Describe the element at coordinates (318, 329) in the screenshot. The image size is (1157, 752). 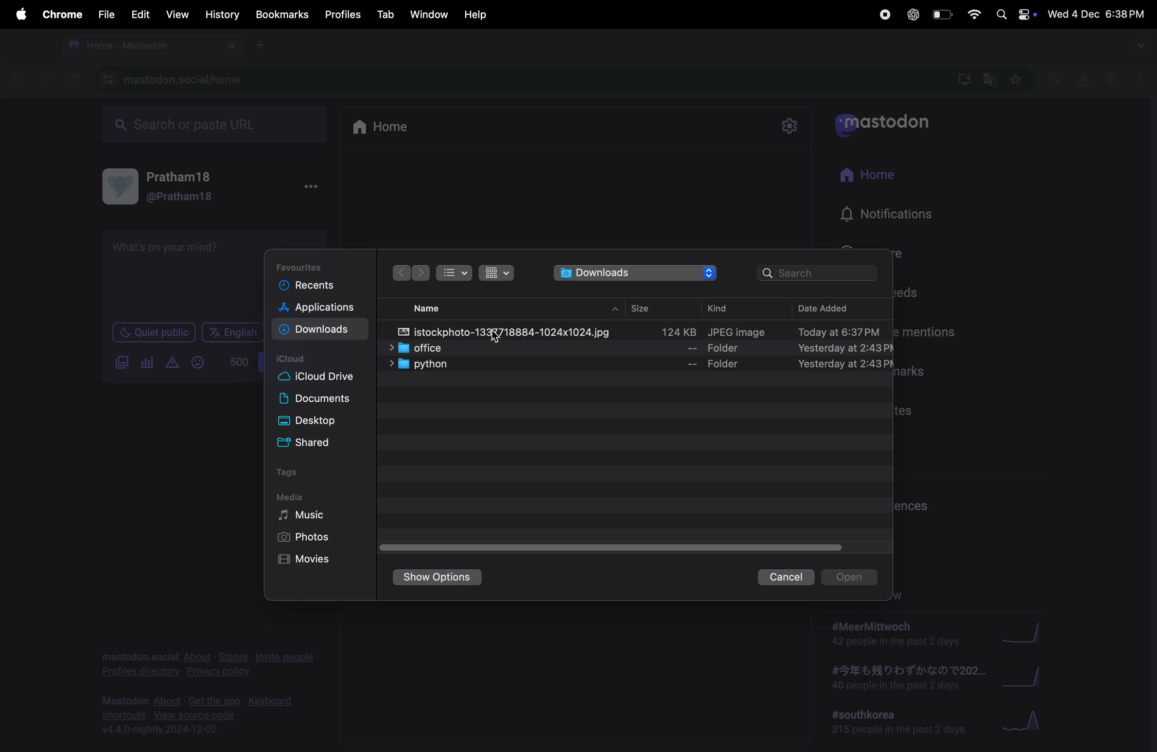
I see `Downloads` at that location.